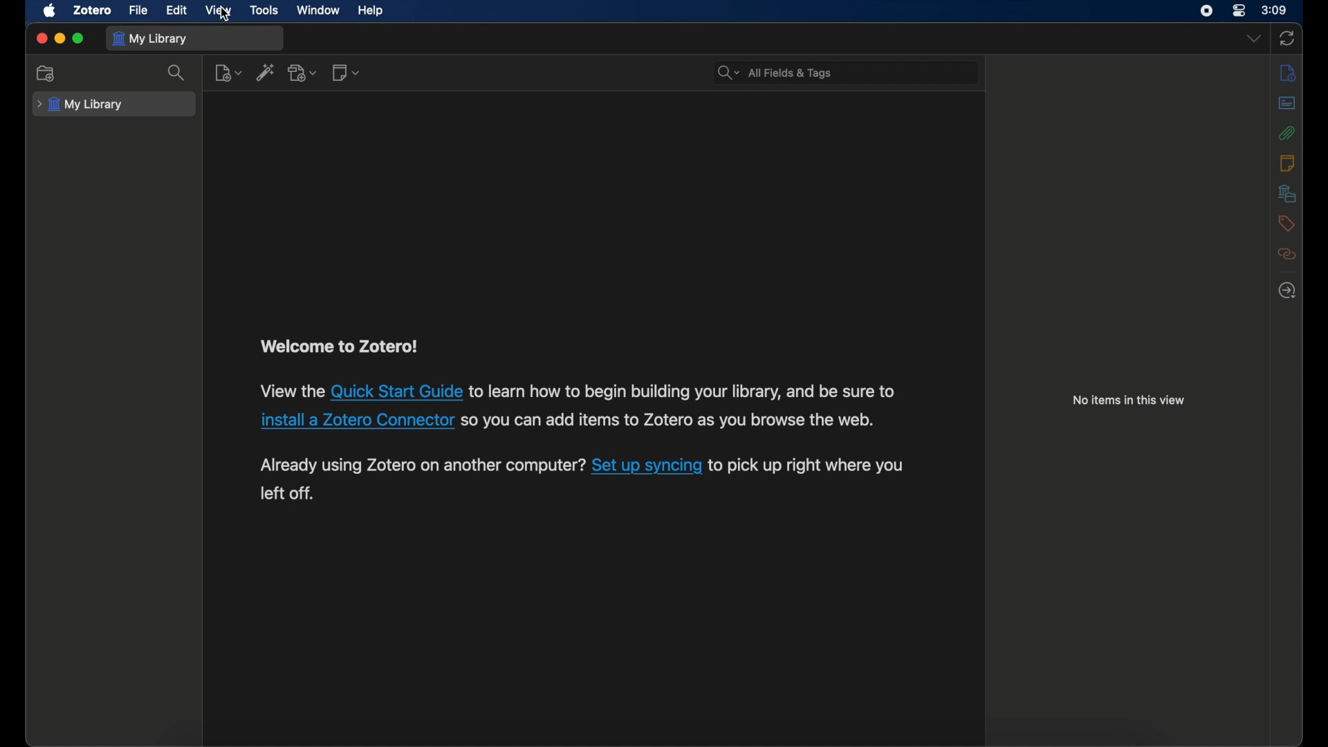 This screenshot has height=747, width=1328. Describe the element at coordinates (303, 72) in the screenshot. I see `add attachment` at that location.